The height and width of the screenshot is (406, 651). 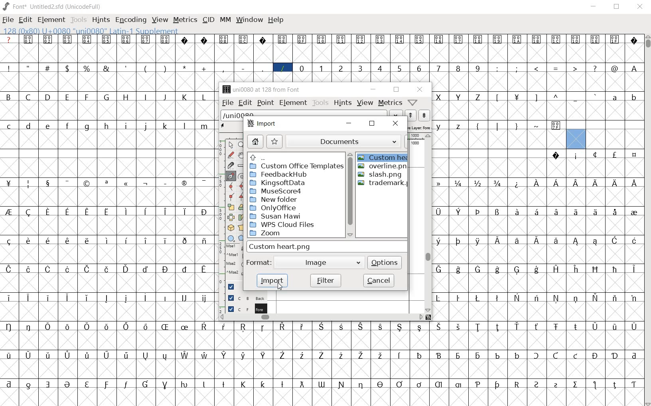 I want to click on glyph, so click(x=498, y=126).